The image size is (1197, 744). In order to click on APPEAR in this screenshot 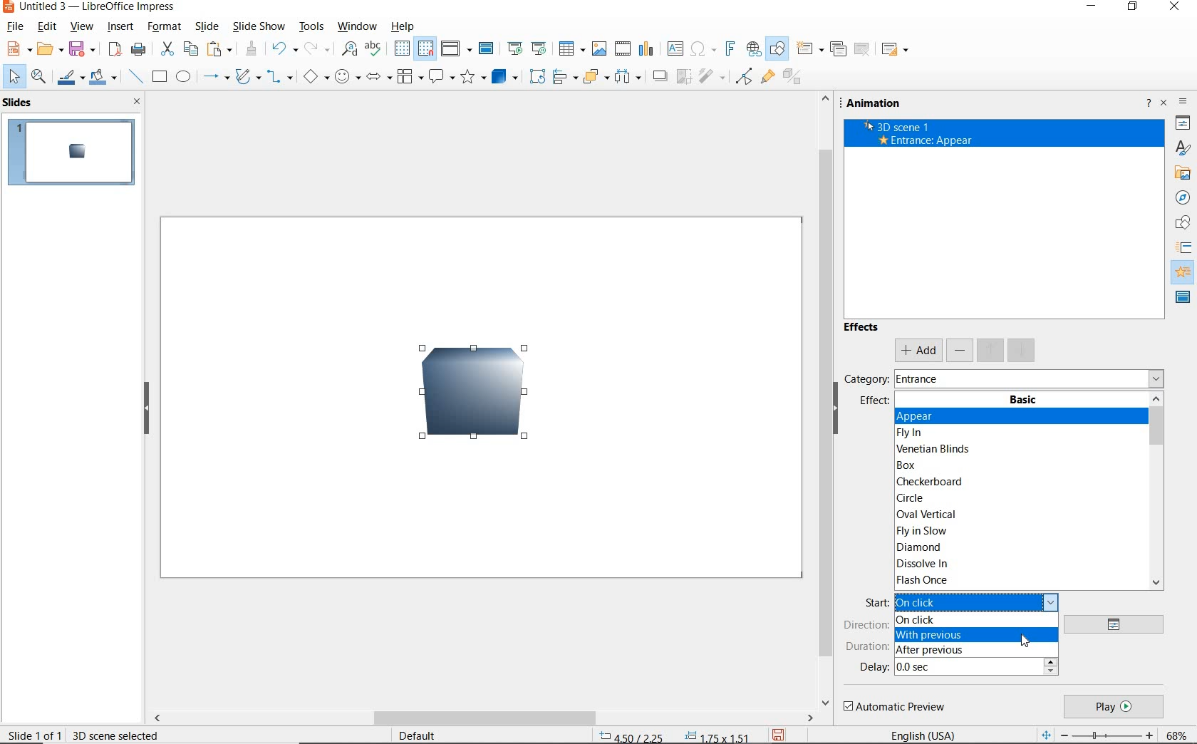, I will do `click(1020, 417)`.